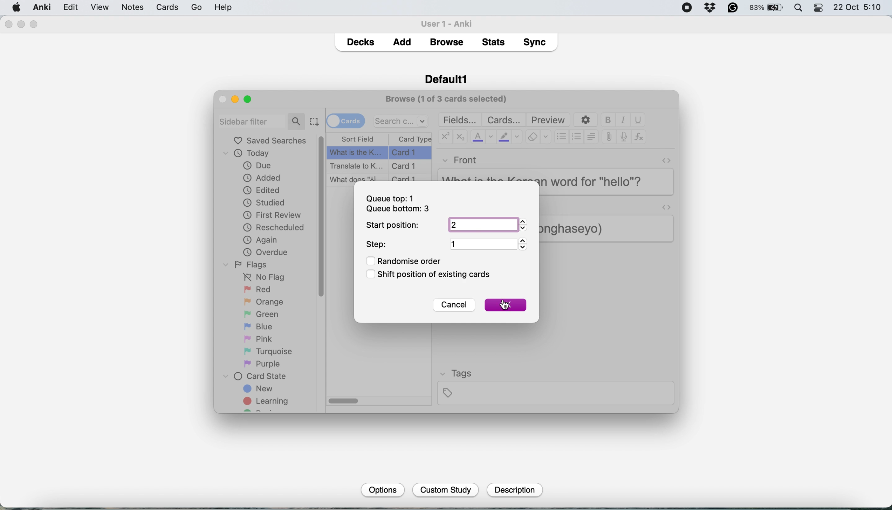  What do you see at coordinates (128, 8) in the screenshot?
I see `view` at bounding box center [128, 8].